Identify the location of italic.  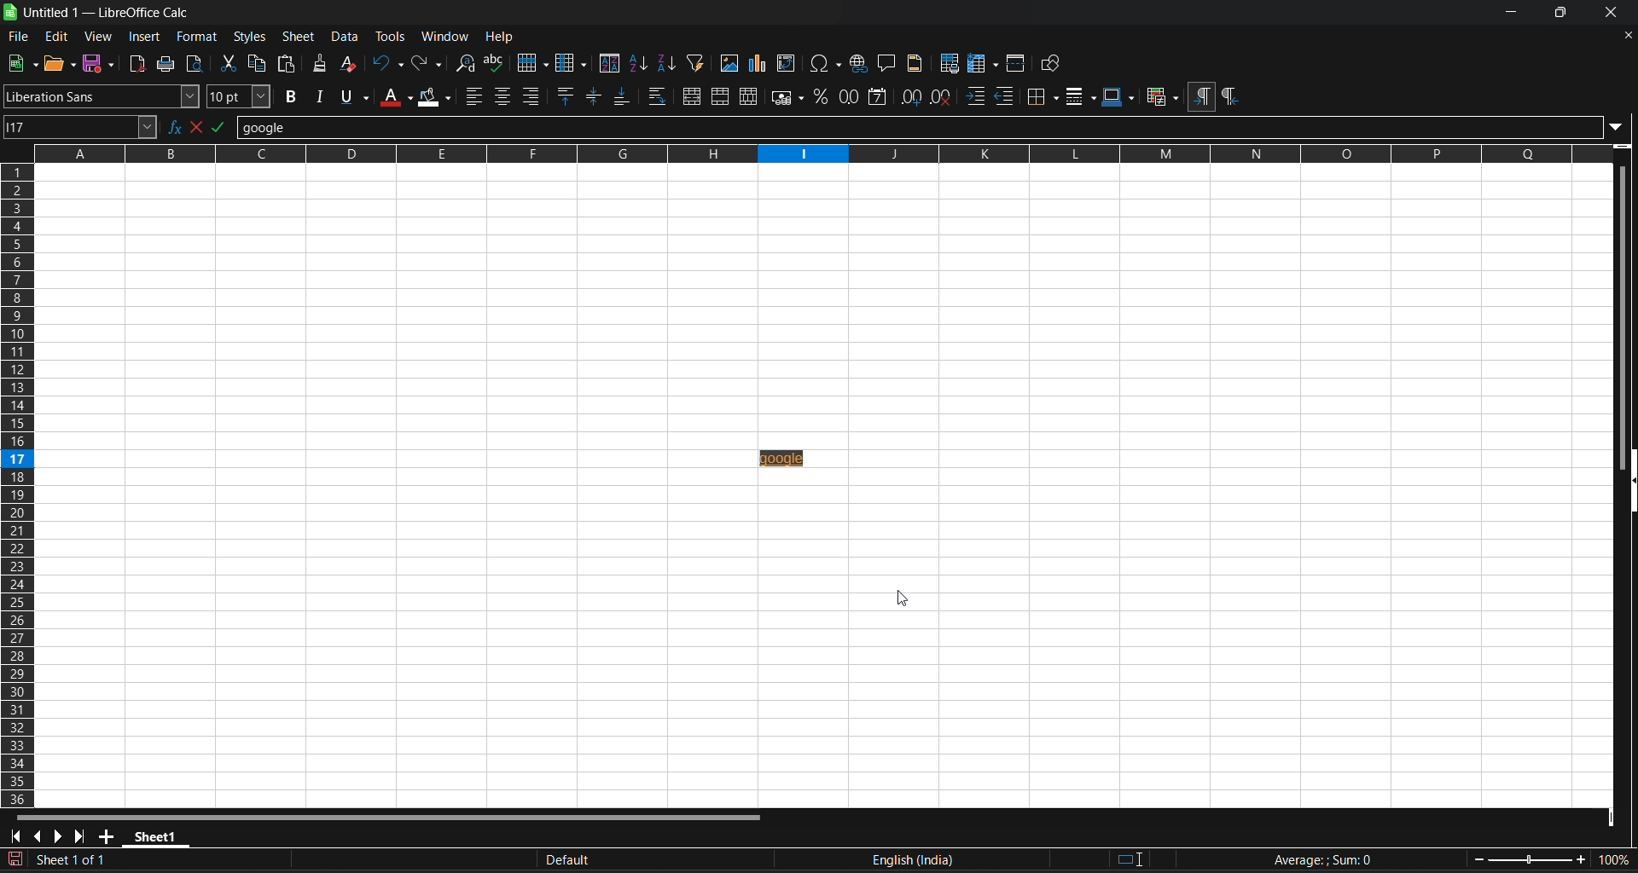
(319, 95).